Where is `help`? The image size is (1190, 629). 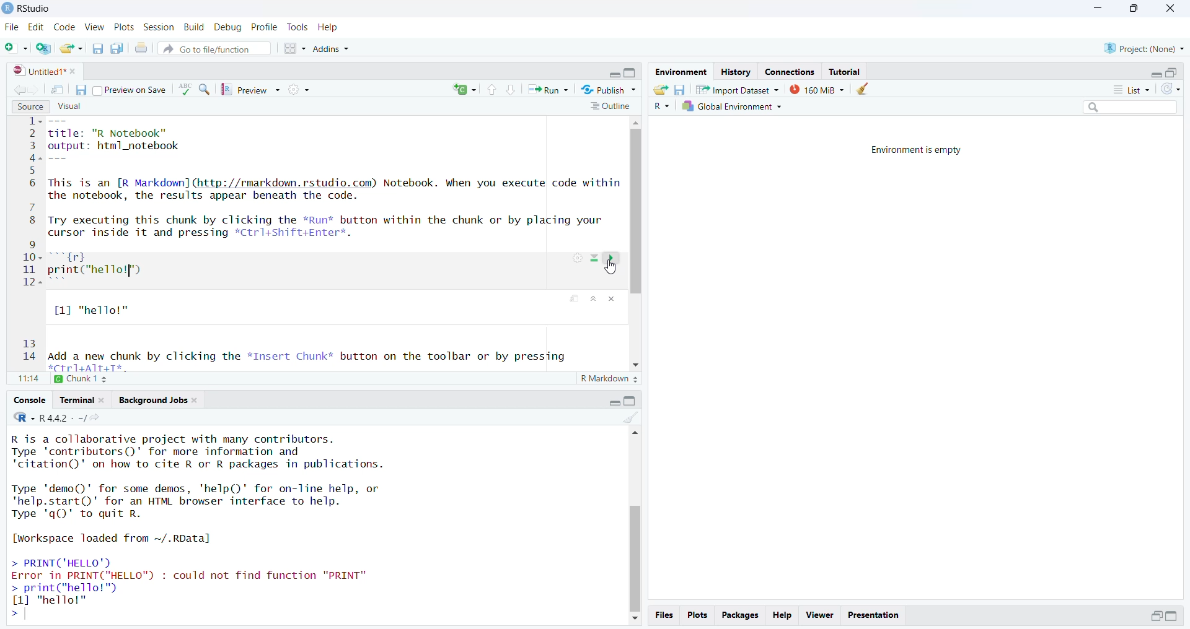 help is located at coordinates (329, 27).